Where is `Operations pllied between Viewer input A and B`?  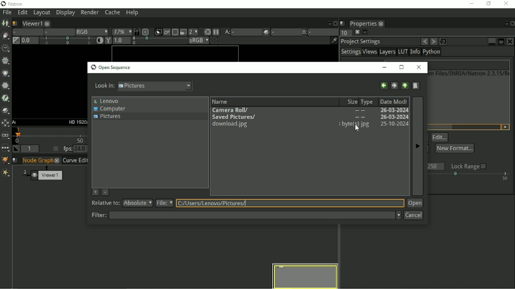
Operations pllied between Viewer input A and B is located at coordinates (271, 32).